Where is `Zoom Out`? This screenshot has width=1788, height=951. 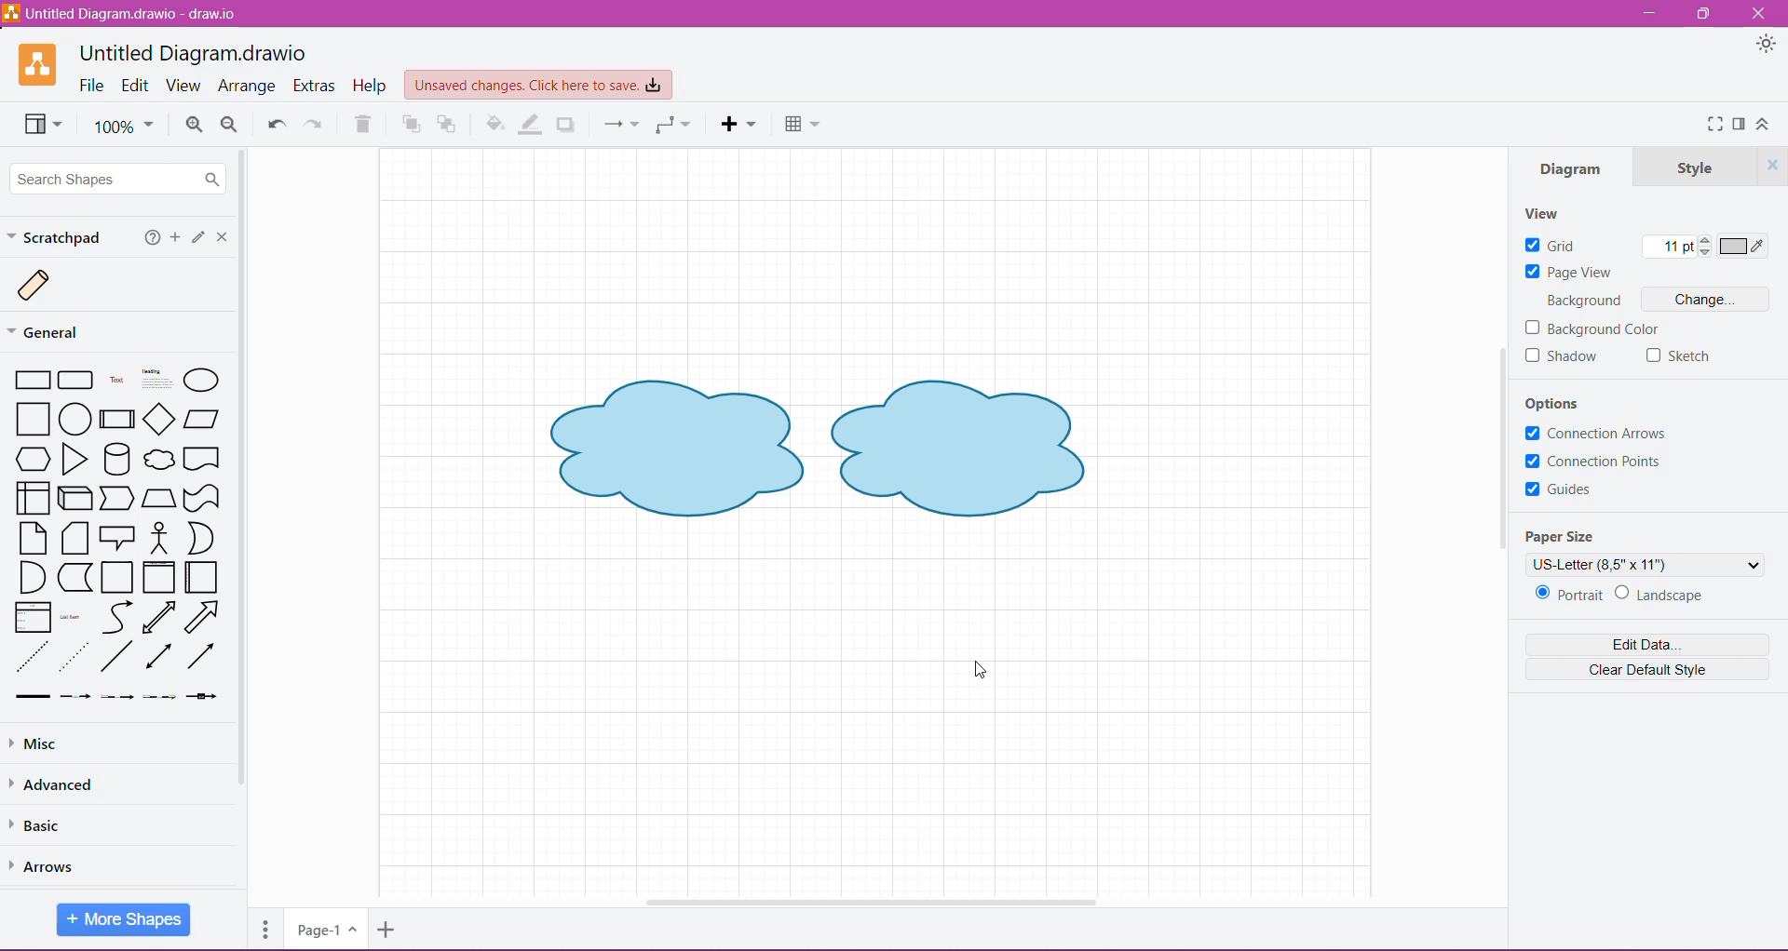
Zoom Out is located at coordinates (231, 125).